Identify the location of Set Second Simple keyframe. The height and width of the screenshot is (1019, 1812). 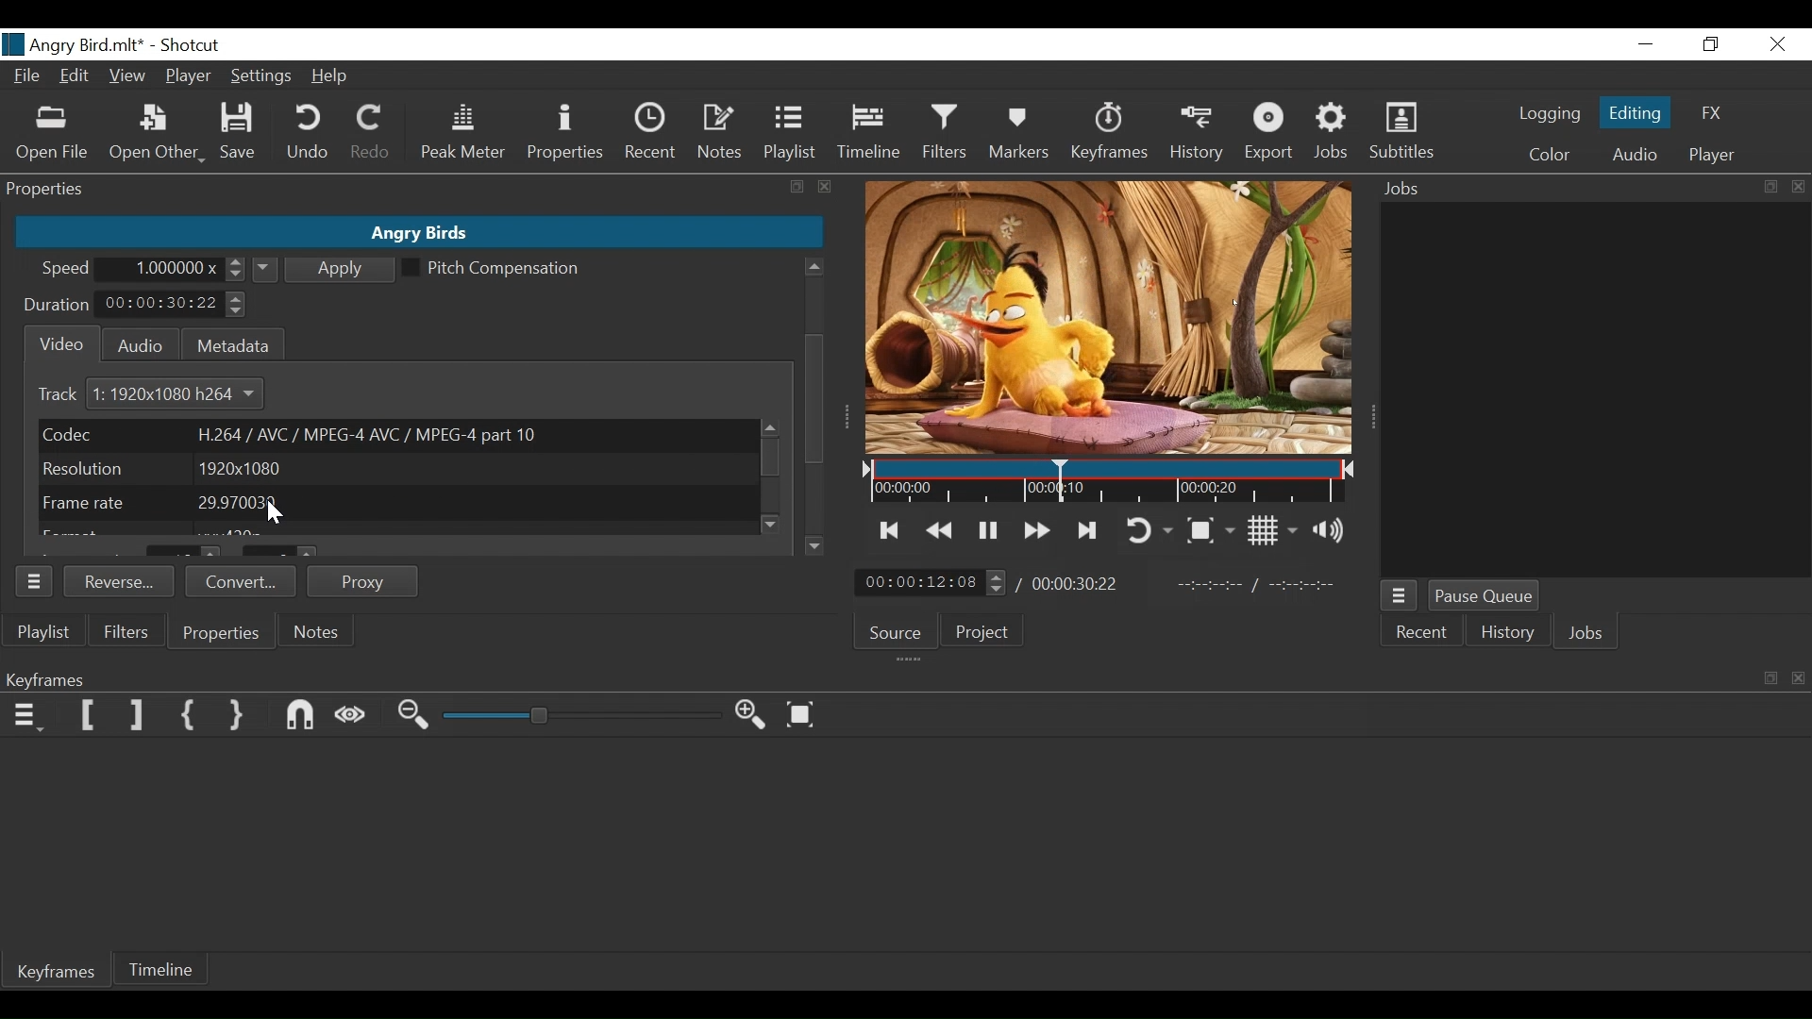
(240, 717).